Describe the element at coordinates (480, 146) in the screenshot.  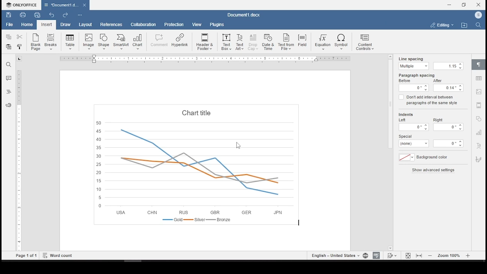
I see `text work settings` at that location.